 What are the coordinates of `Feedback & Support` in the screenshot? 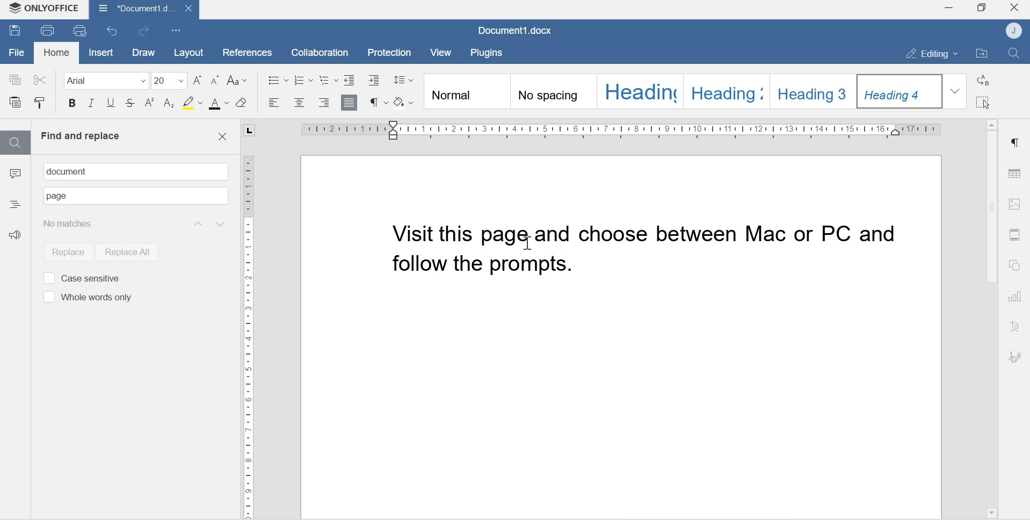 It's located at (18, 239).